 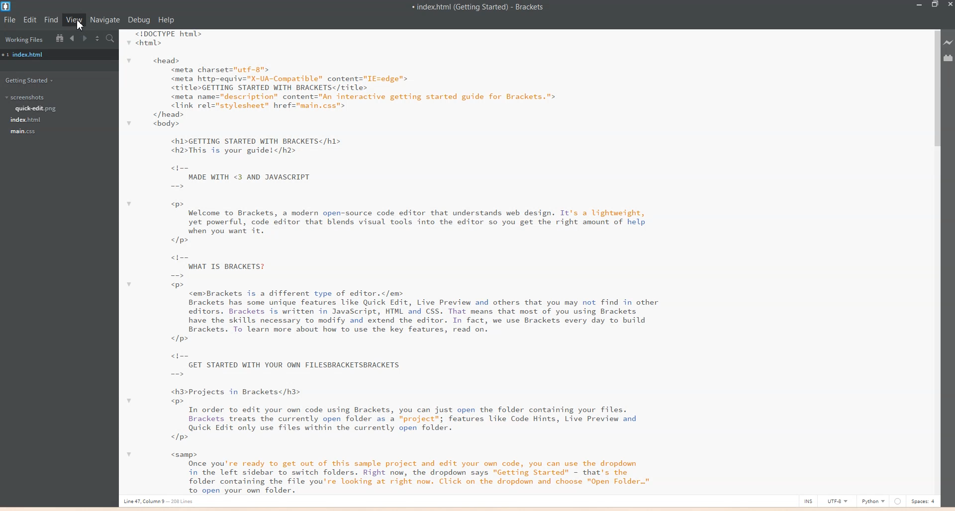 What do you see at coordinates (139, 20) in the screenshot?
I see `Debug` at bounding box center [139, 20].